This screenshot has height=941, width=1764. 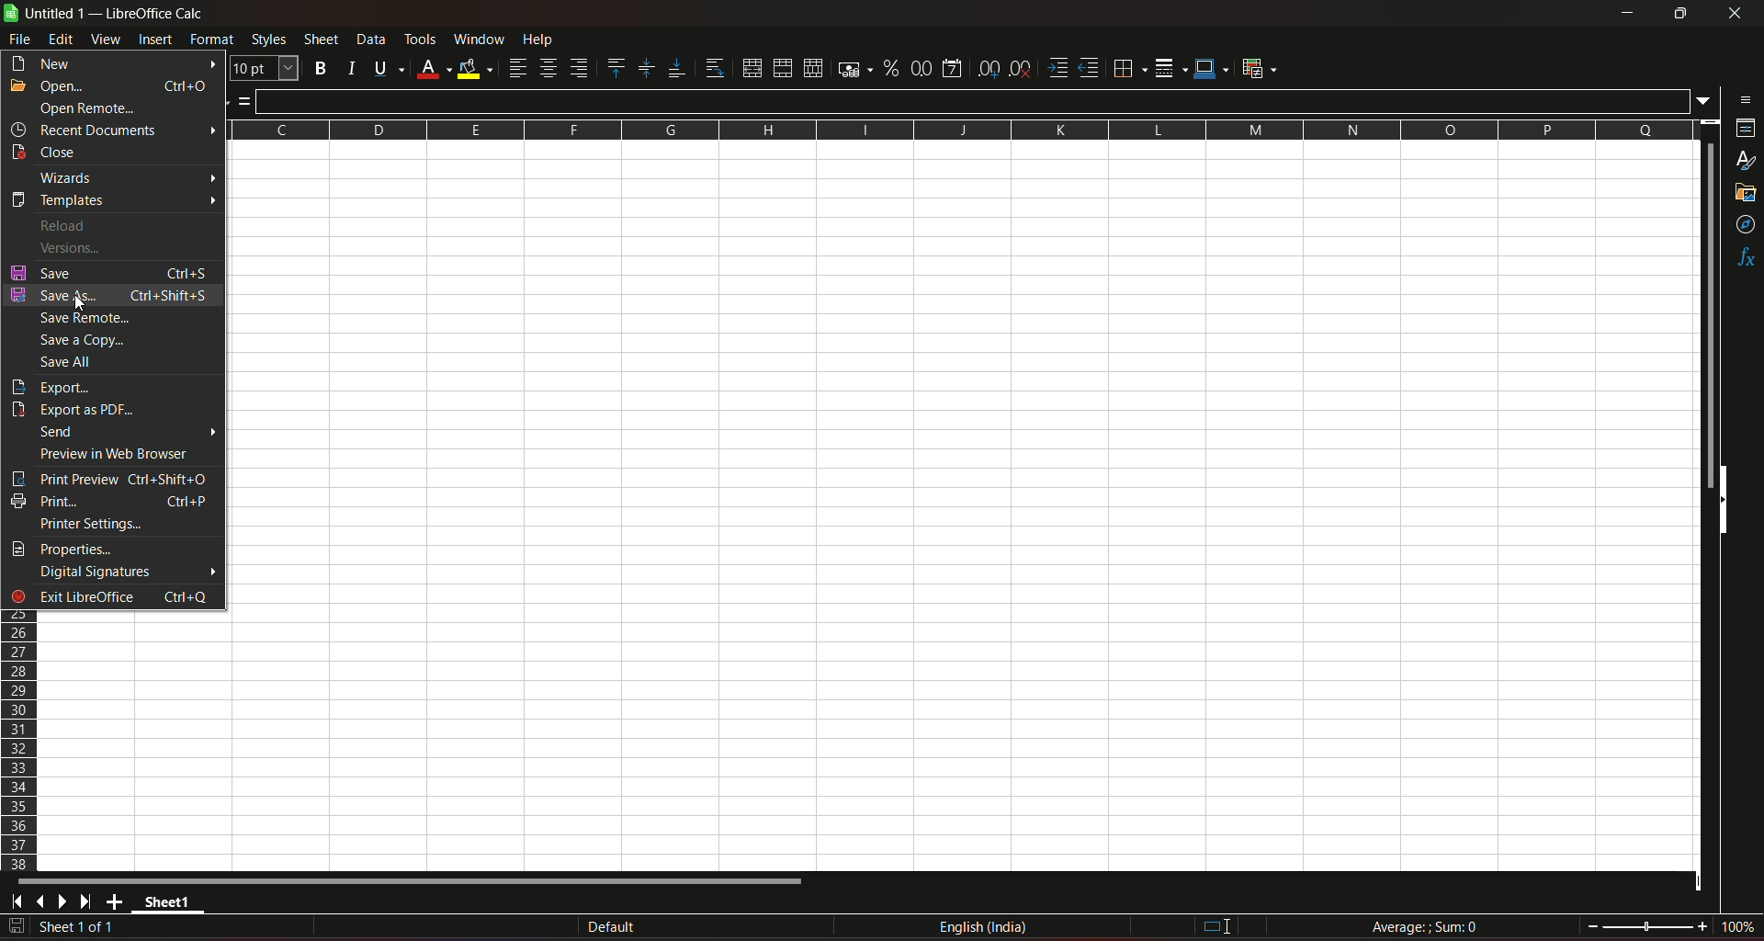 I want to click on help, so click(x=550, y=40).